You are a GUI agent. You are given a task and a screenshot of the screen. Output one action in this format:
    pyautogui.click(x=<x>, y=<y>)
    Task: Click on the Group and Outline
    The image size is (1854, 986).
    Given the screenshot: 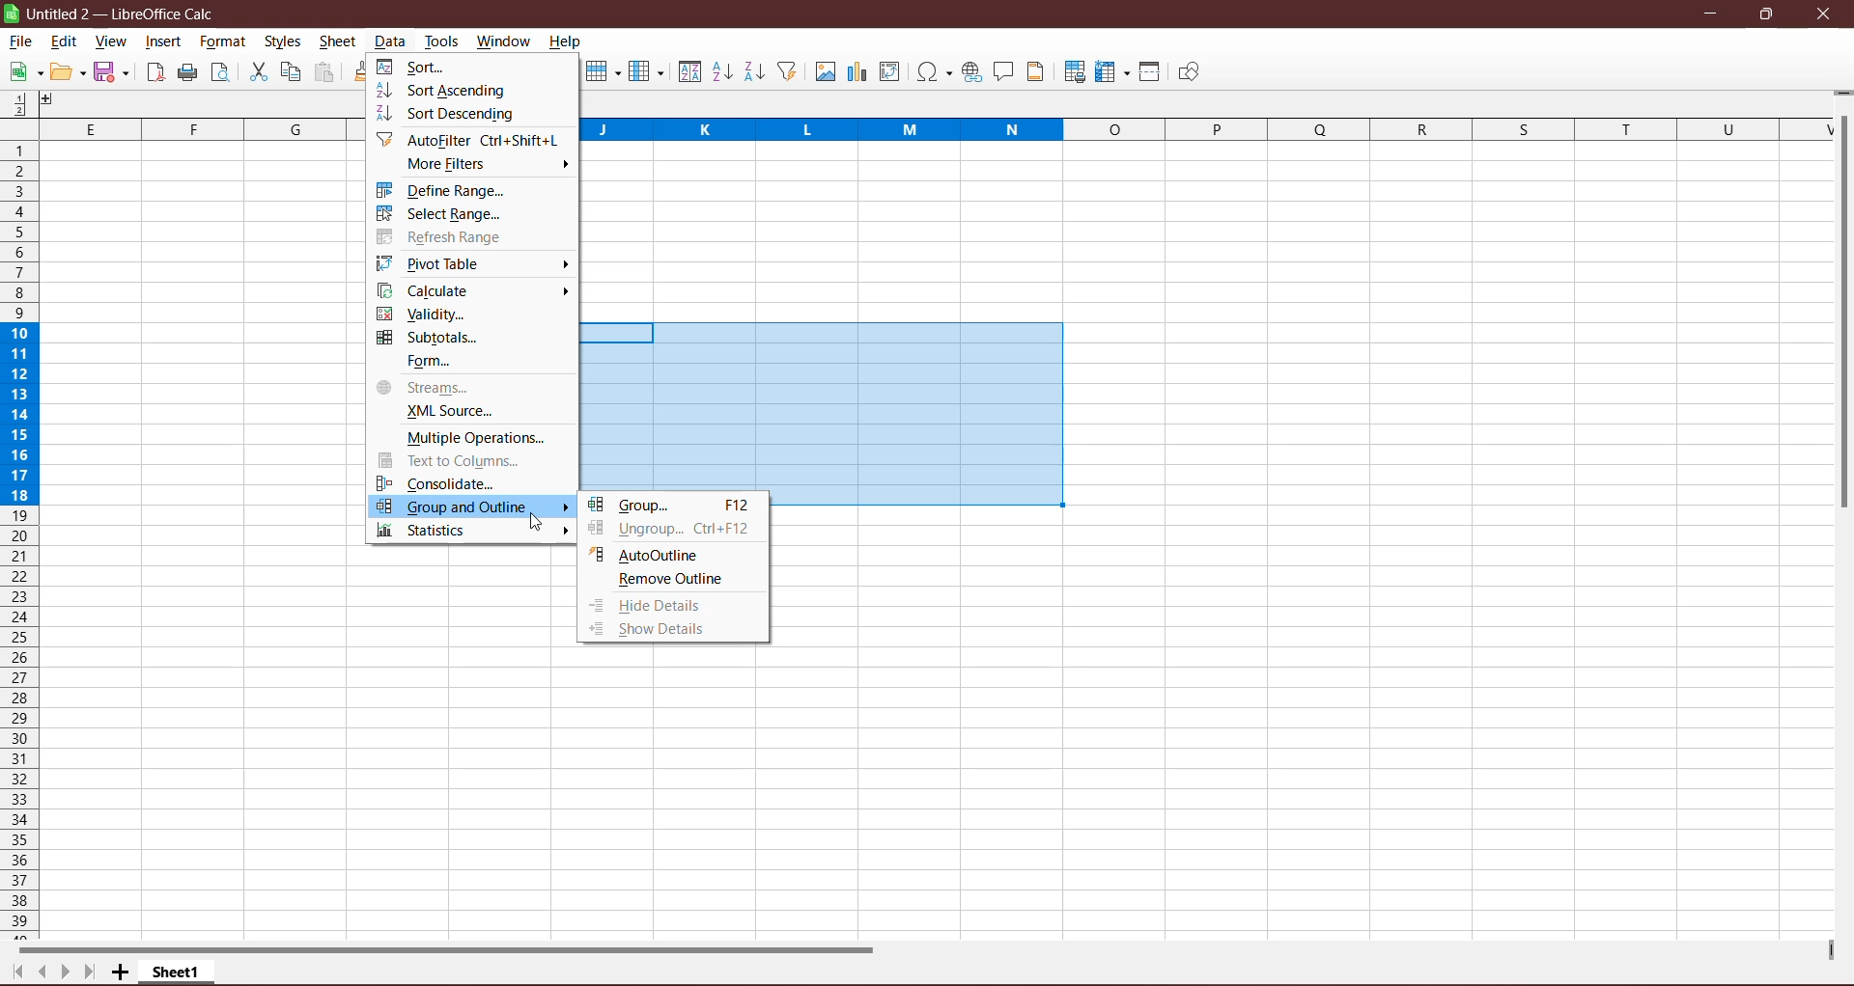 What is the action you would take?
    pyautogui.click(x=473, y=507)
    